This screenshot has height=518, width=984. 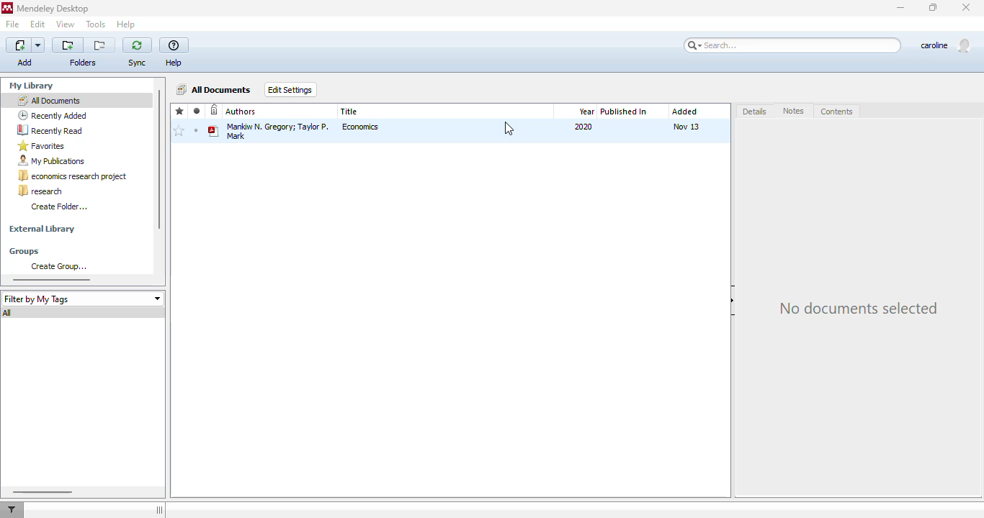 What do you see at coordinates (12, 24) in the screenshot?
I see `file` at bounding box center [12, 24].